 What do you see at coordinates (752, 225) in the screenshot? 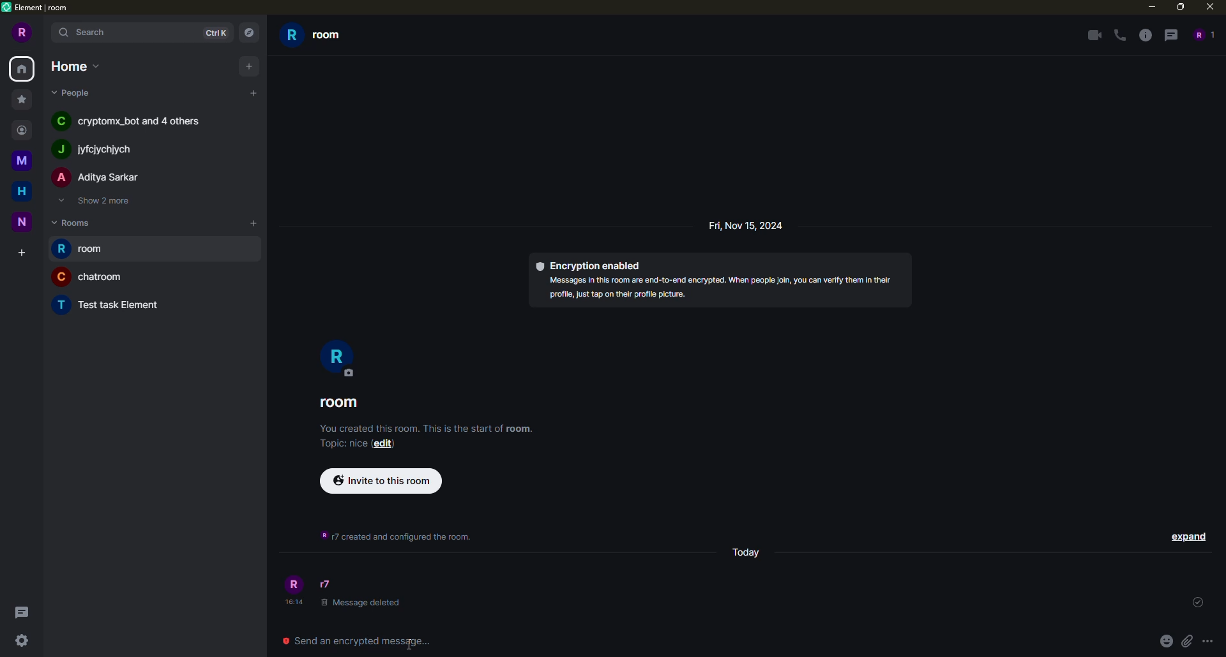
I see `day` at bounding box center [752, 225].